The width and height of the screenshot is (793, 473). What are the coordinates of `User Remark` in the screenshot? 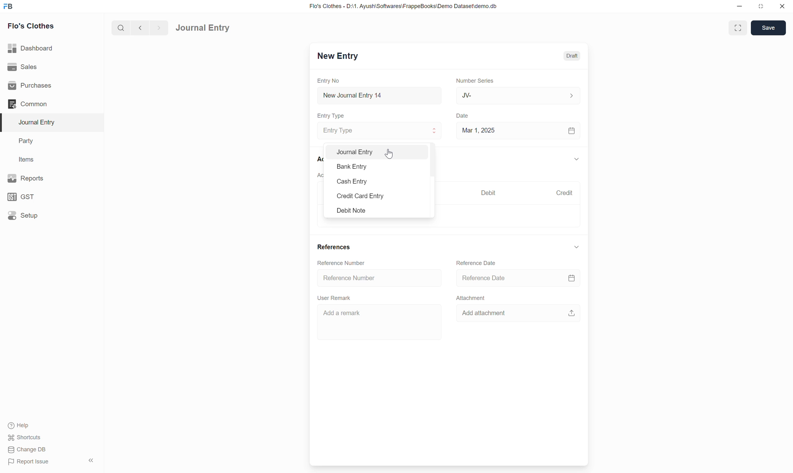 It's located at (336, 298).